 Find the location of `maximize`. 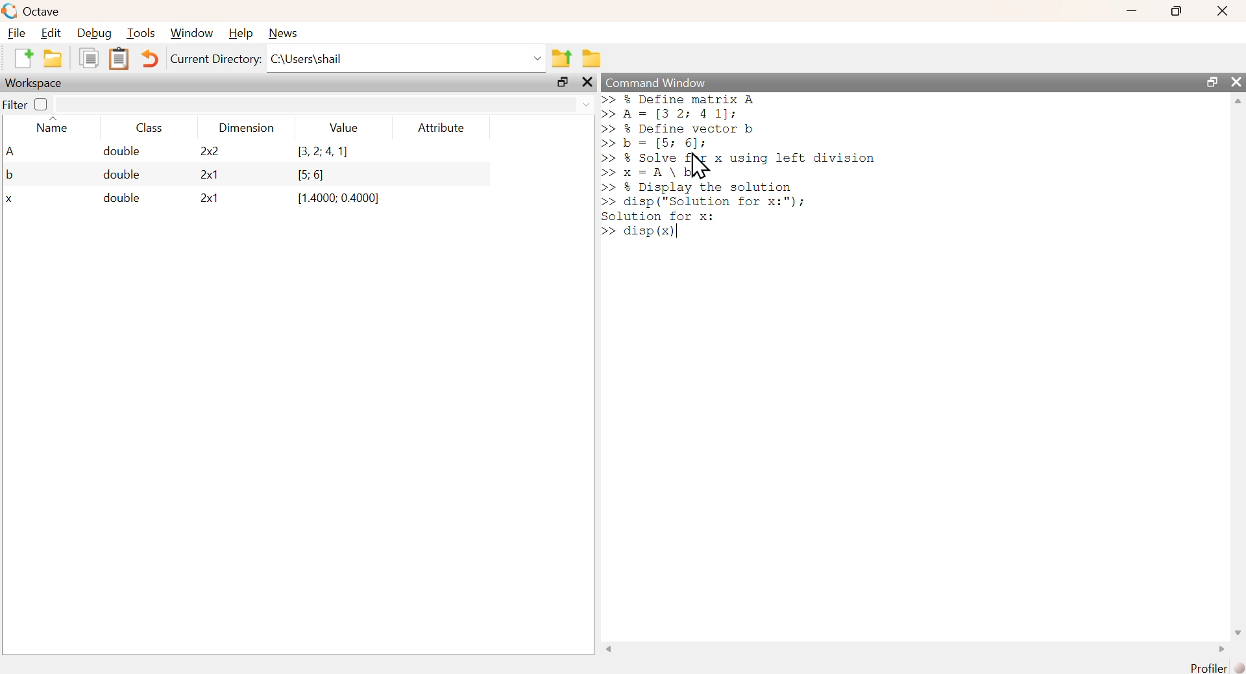

maximize is located at coordinates (1210, 82).